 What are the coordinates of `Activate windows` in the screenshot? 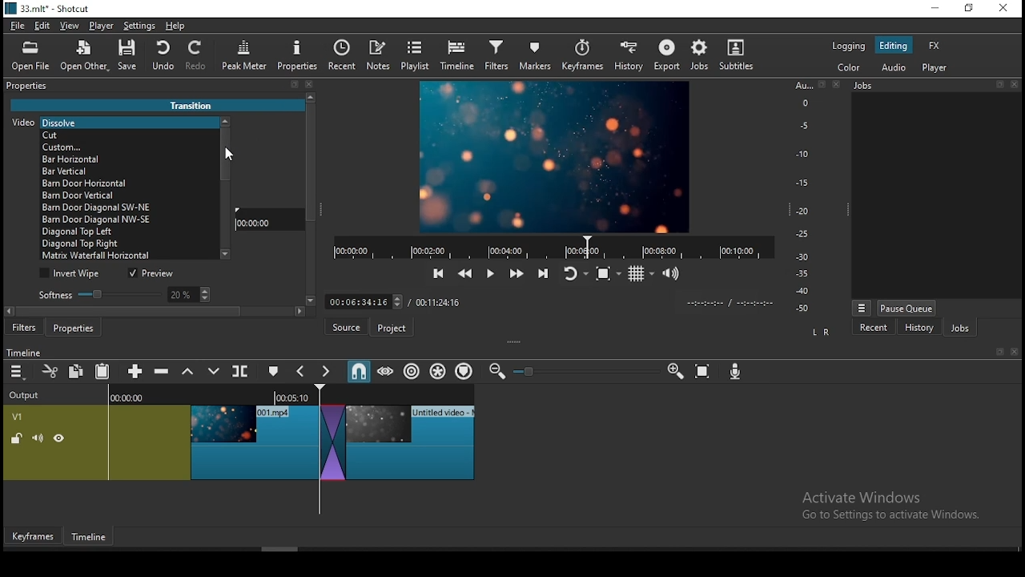 It's located at (898, 505).